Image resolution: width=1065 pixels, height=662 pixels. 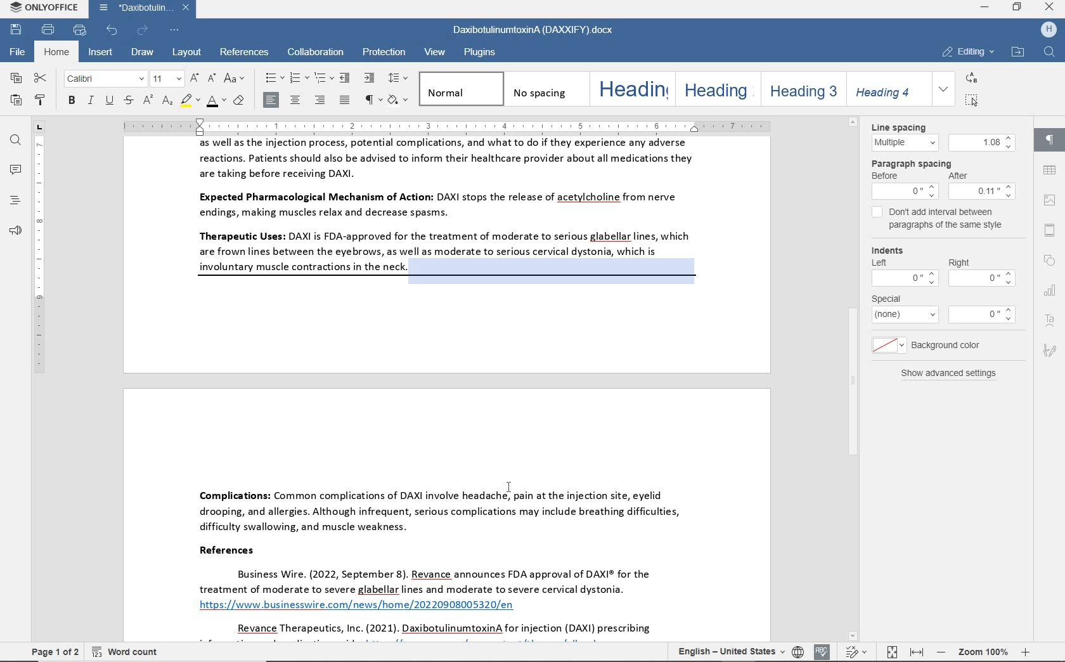 What do you see at coordinates (58, 52) in the screenshot?
I see `home` at bounding box center [58, 52].